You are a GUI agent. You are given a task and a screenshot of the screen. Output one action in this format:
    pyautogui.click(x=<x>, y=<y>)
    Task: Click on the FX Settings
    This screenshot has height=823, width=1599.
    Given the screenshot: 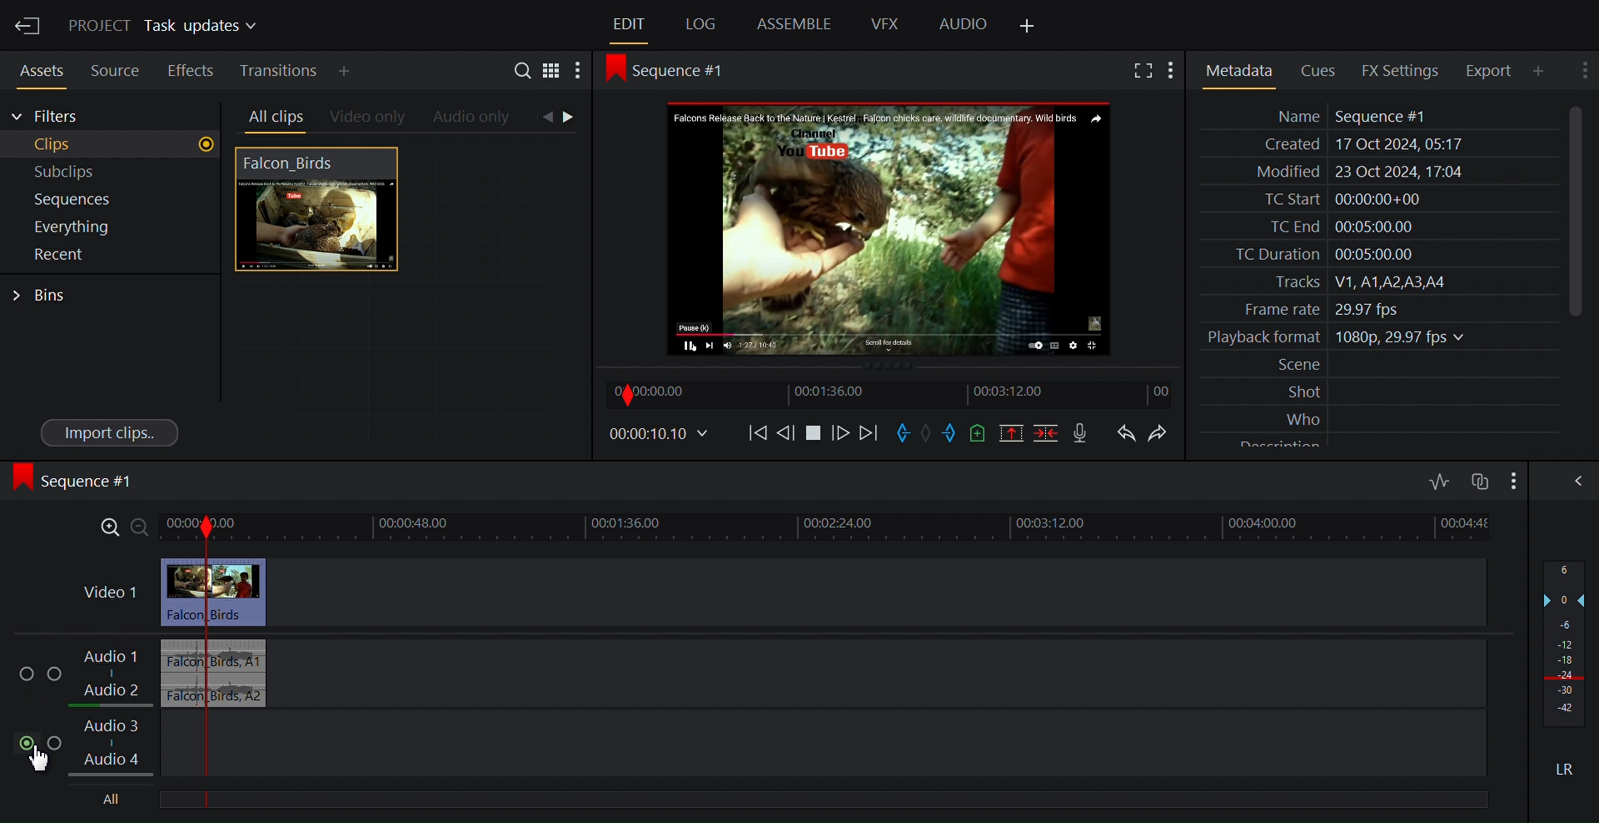 What is the action you would take?
    pyautogui.click(x=1403, y=70)
    